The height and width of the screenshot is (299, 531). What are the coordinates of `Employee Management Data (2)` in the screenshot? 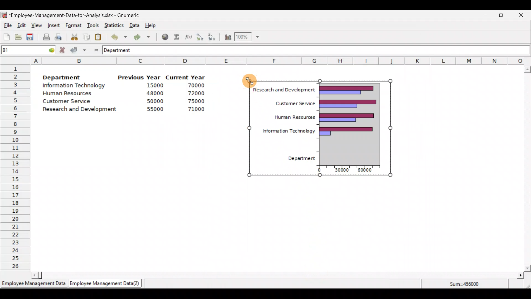 It's located at (106, 283).